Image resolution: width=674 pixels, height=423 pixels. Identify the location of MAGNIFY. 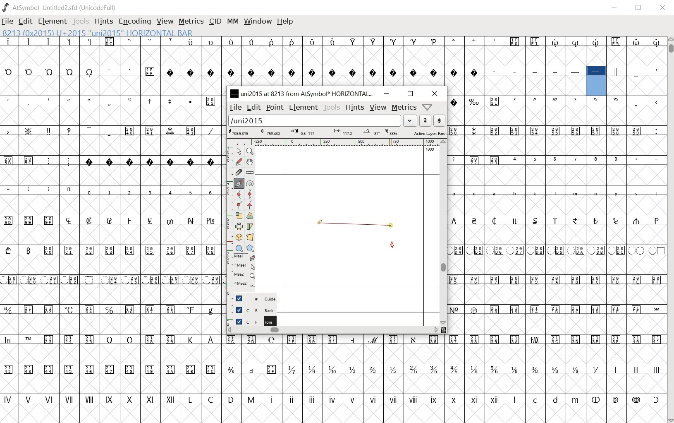
(251, 151).